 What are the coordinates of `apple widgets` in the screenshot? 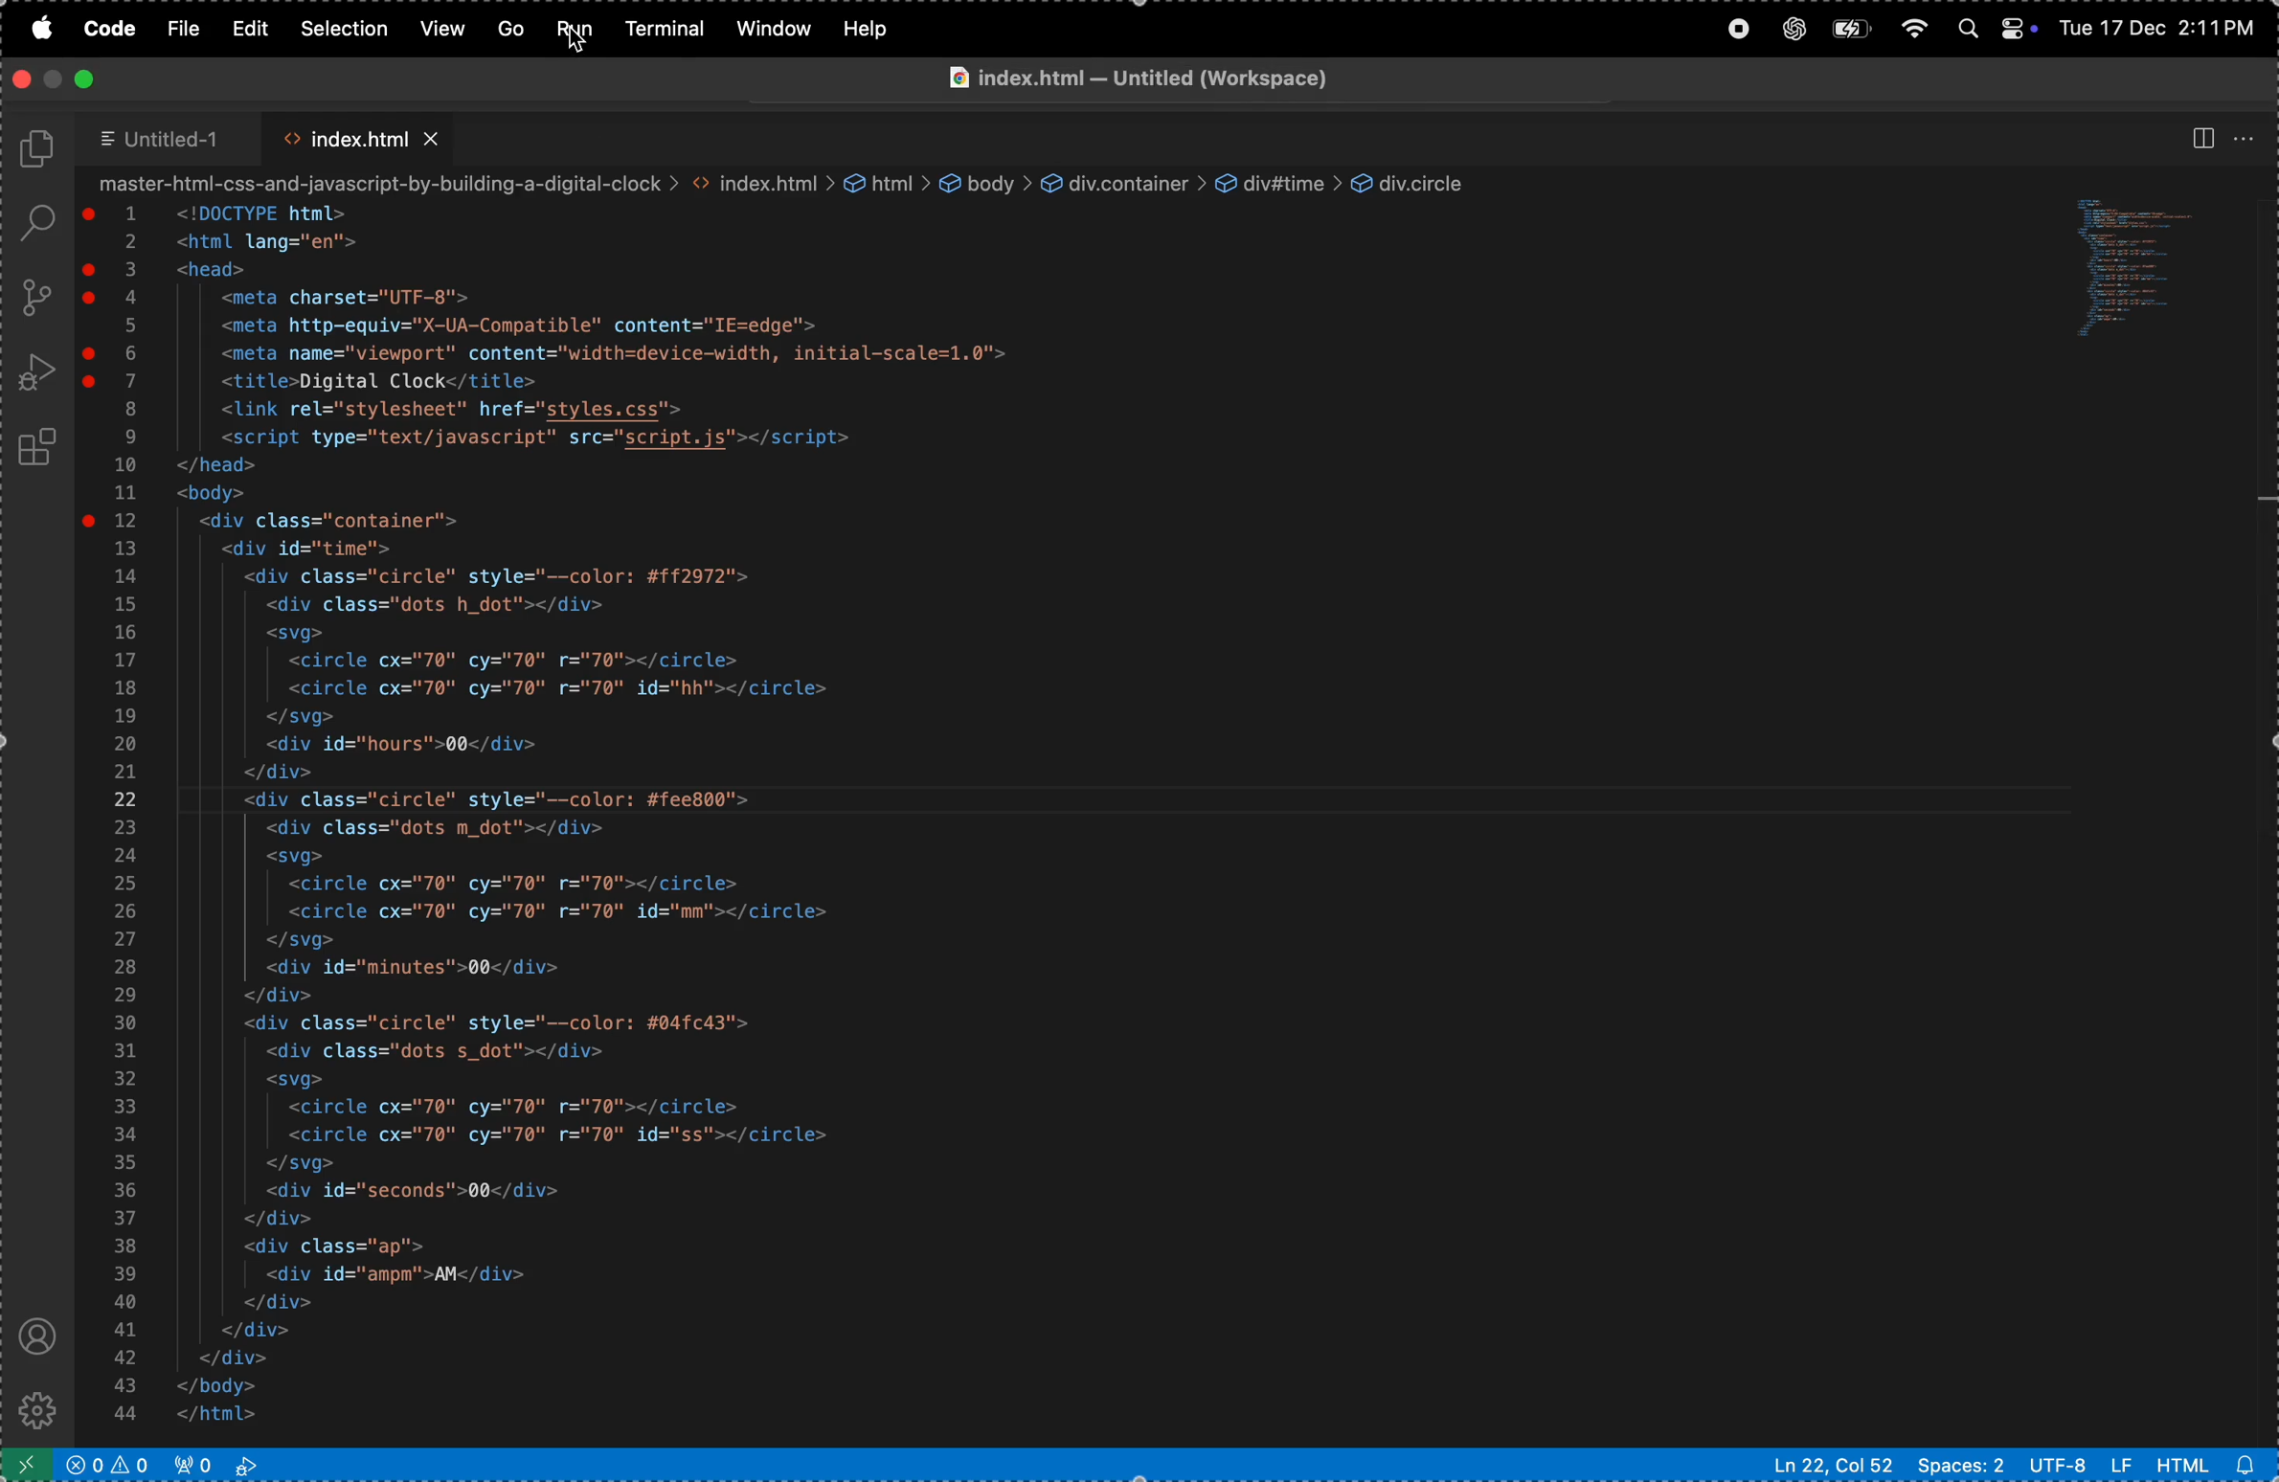 It's located at (1989, 24).